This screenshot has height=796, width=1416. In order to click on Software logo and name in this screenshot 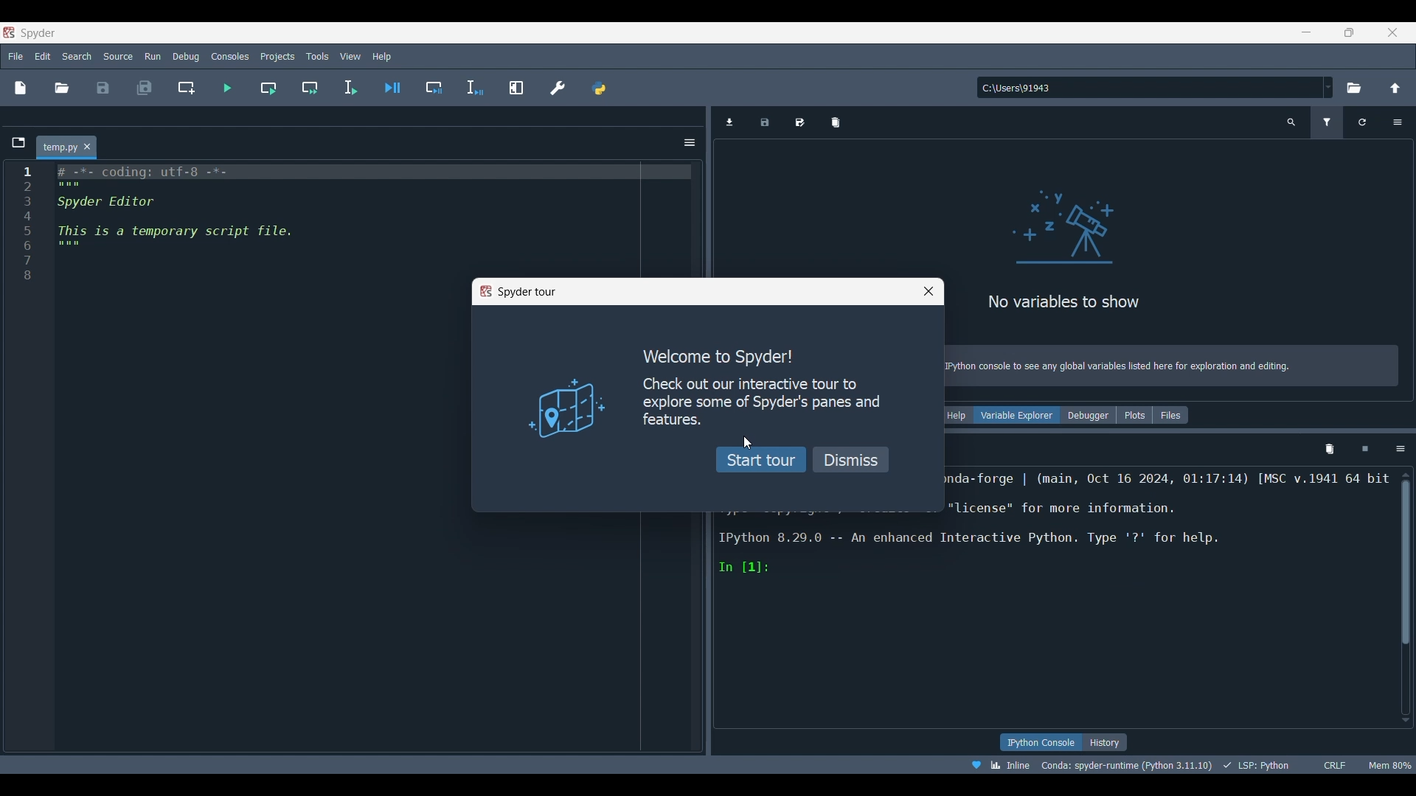, I will do `click(30, 32)`.